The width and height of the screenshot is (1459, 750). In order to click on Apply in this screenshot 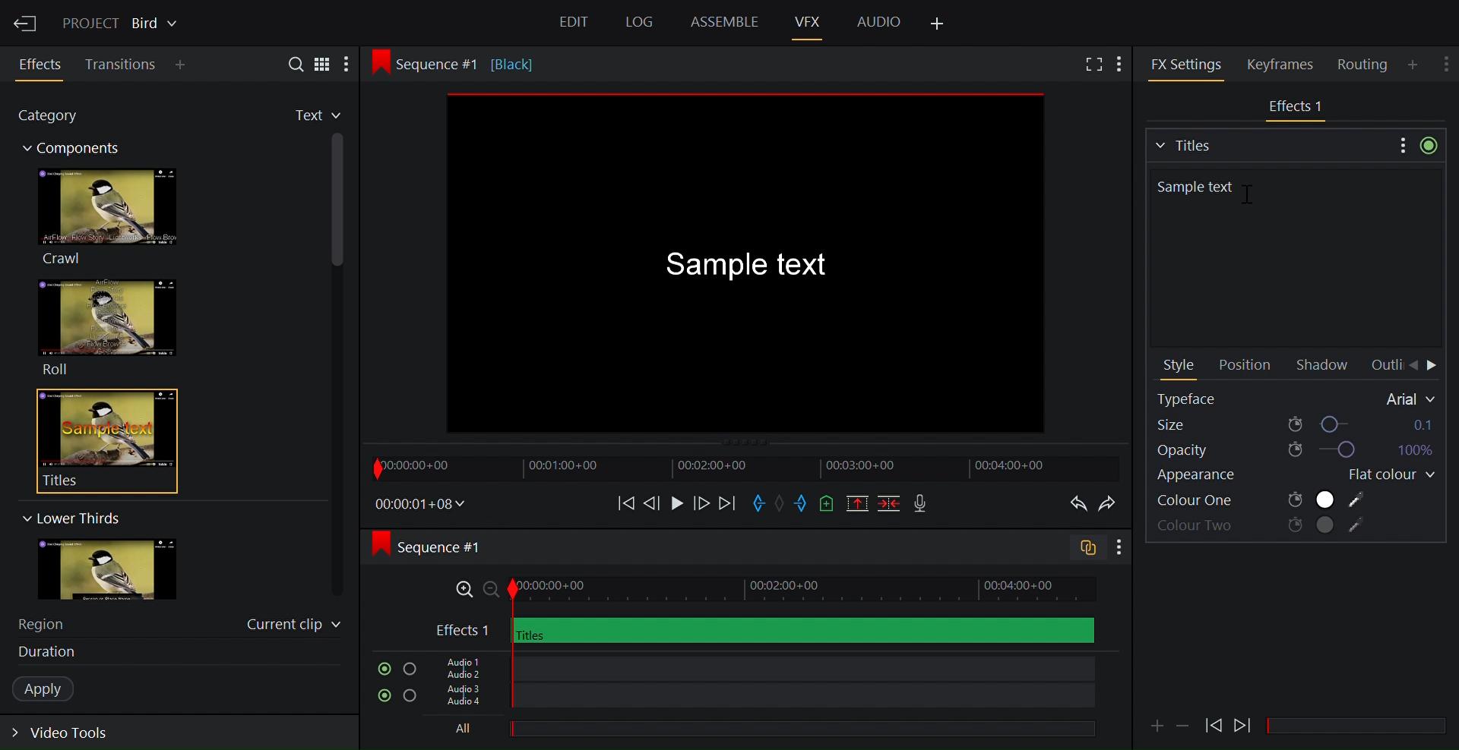, I will do `click(51, 689)`.